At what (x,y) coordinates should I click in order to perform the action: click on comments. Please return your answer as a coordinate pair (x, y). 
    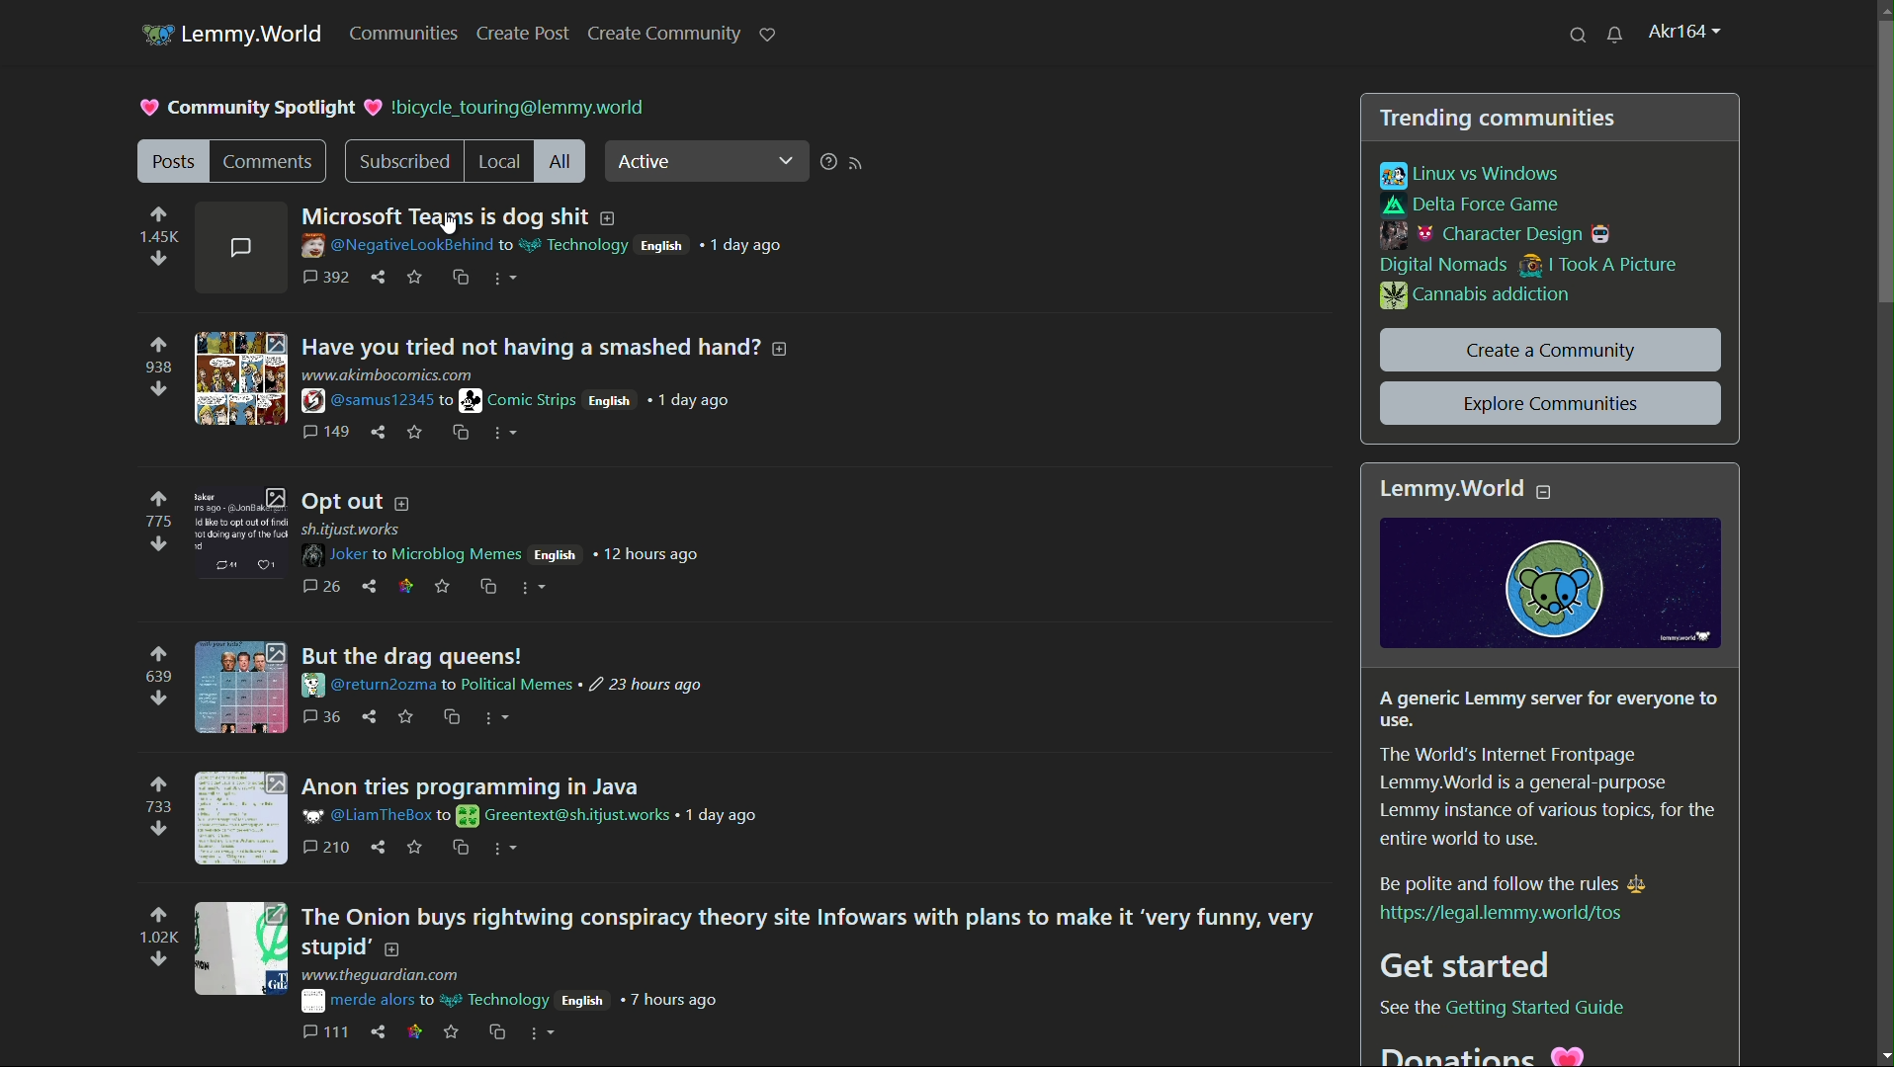
    Looking at the image, I should click on (322, 587).